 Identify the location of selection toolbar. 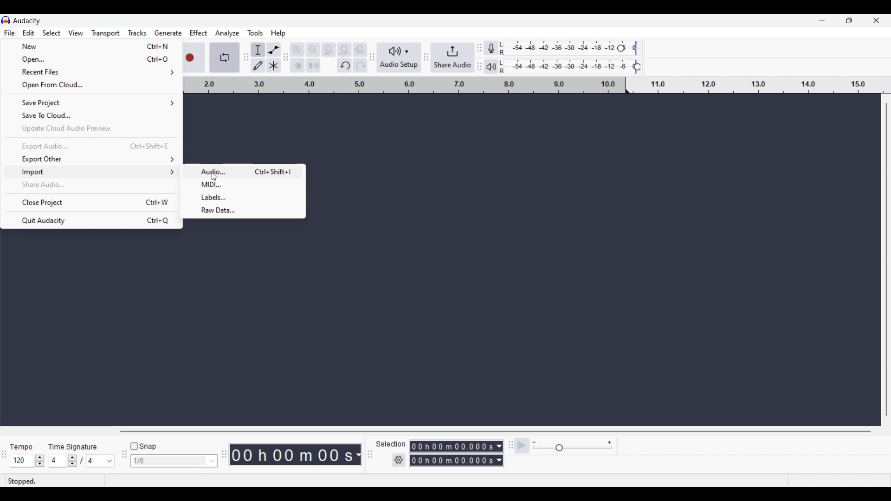
(368, 455).